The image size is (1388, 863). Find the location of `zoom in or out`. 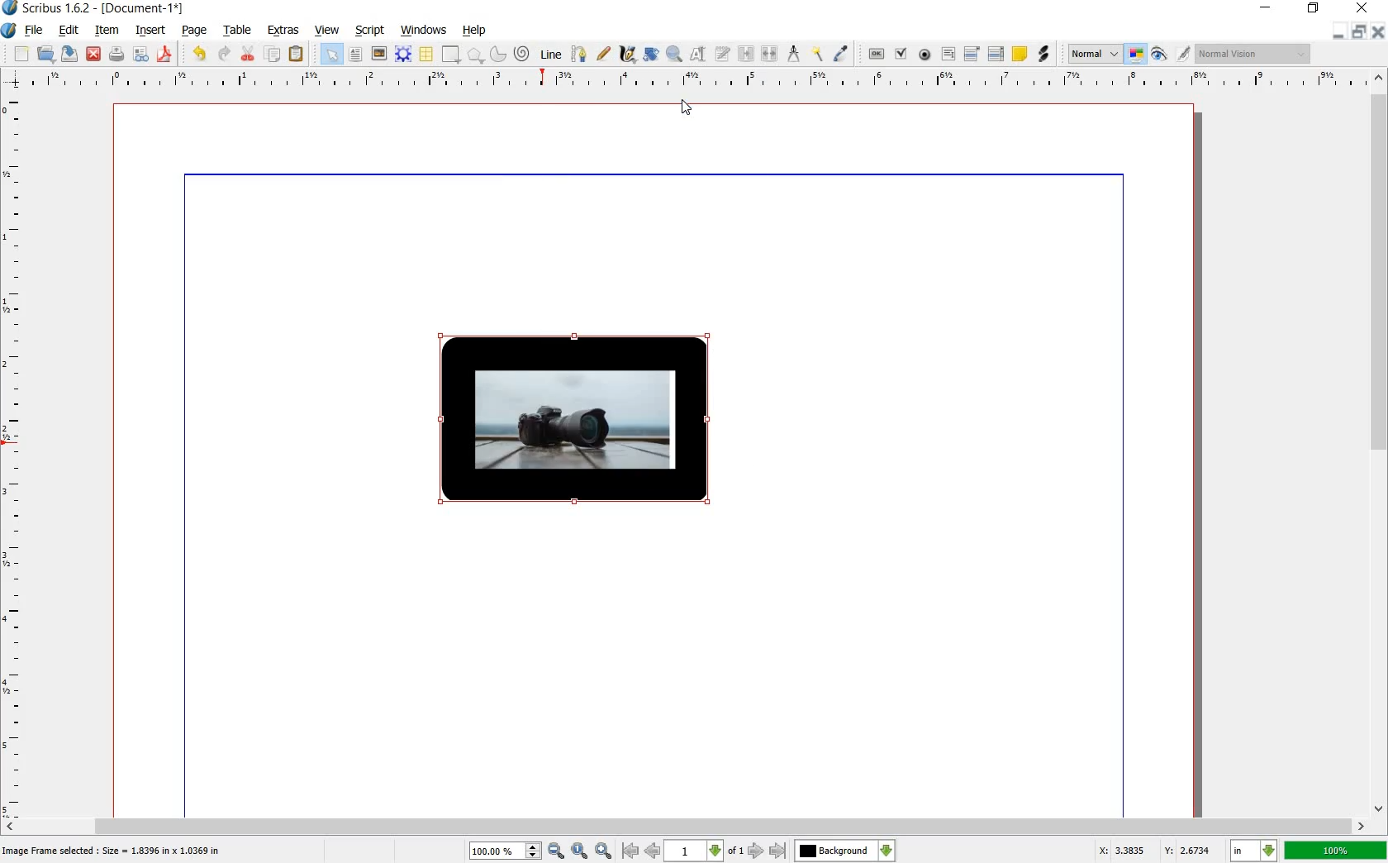

zoom in or out is located at coordinates (673, 52).